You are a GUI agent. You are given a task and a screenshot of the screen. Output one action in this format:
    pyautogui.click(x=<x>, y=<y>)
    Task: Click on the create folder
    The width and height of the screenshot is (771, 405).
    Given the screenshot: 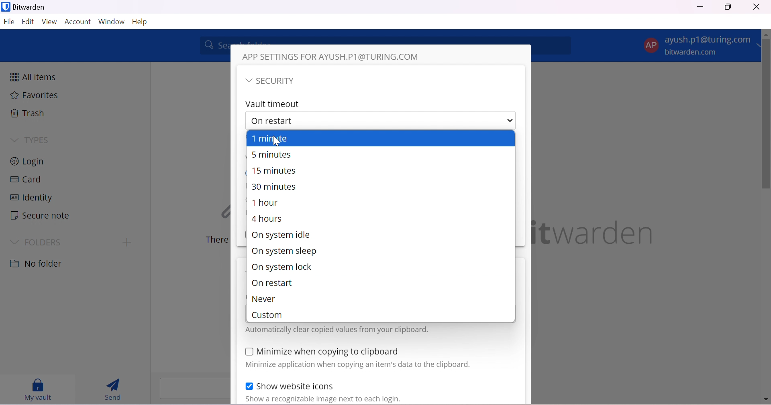 What is the action you would take?
    pyautogui.click(x=125, y=243)
    